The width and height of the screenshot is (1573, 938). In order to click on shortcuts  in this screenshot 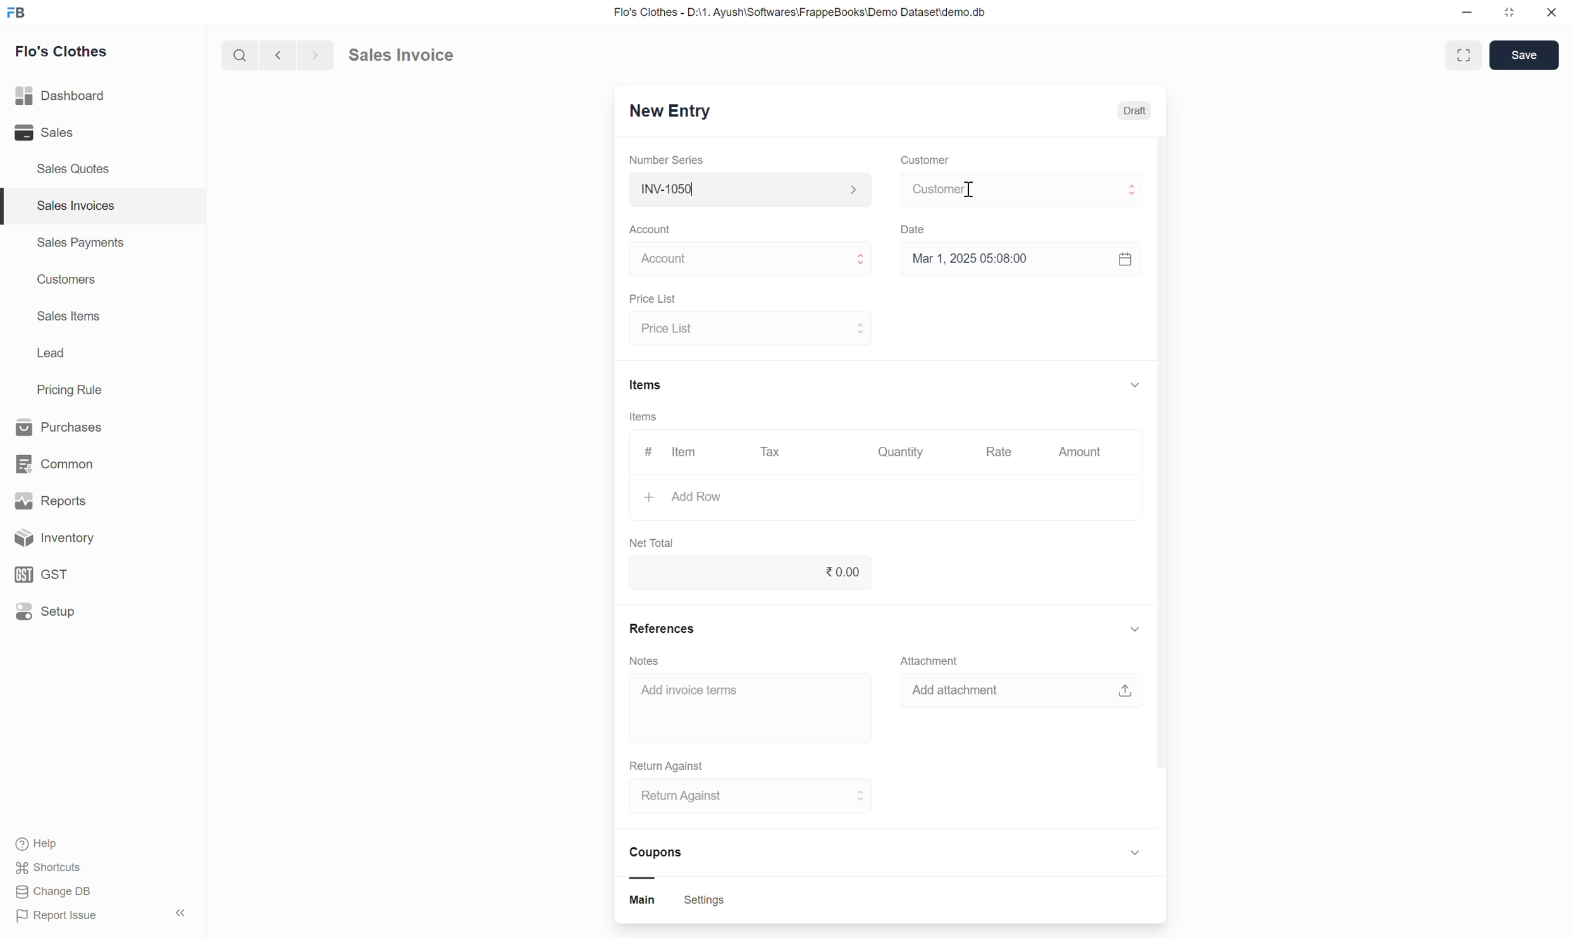, I will do `click(61, 867)`.